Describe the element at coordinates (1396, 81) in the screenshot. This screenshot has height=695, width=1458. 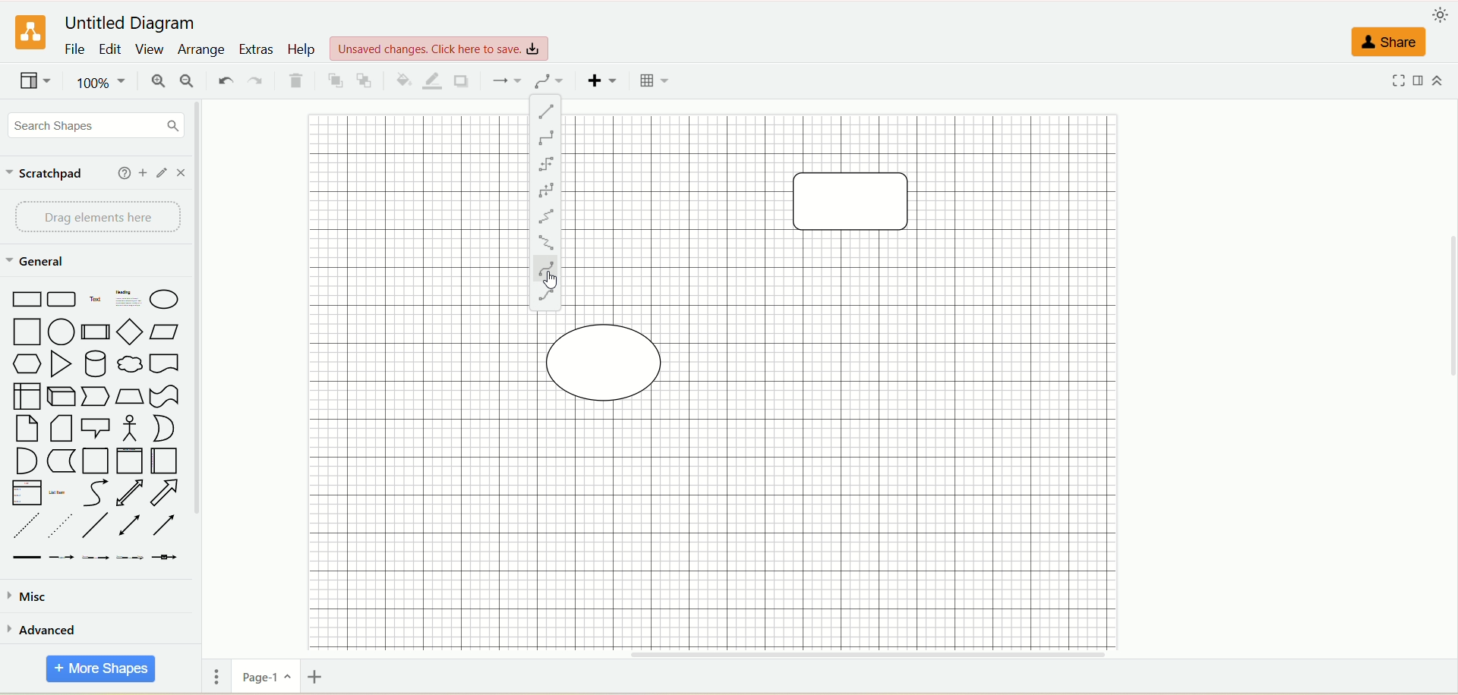
I see `fullscreen` at that location.